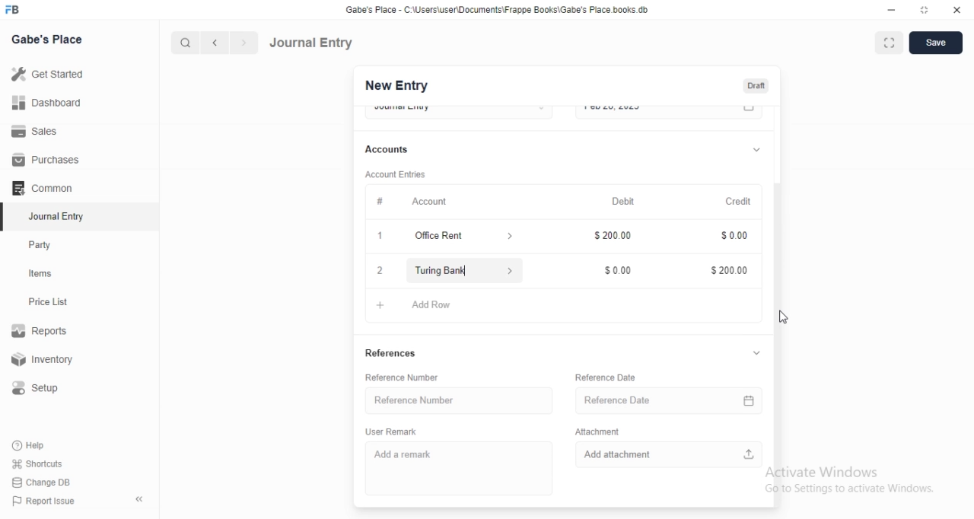 This screenshot has height=519, width=974. What do you see at coordinates (957, 8) in the screenshot?
I see `close` at bounding box center [957, 8].